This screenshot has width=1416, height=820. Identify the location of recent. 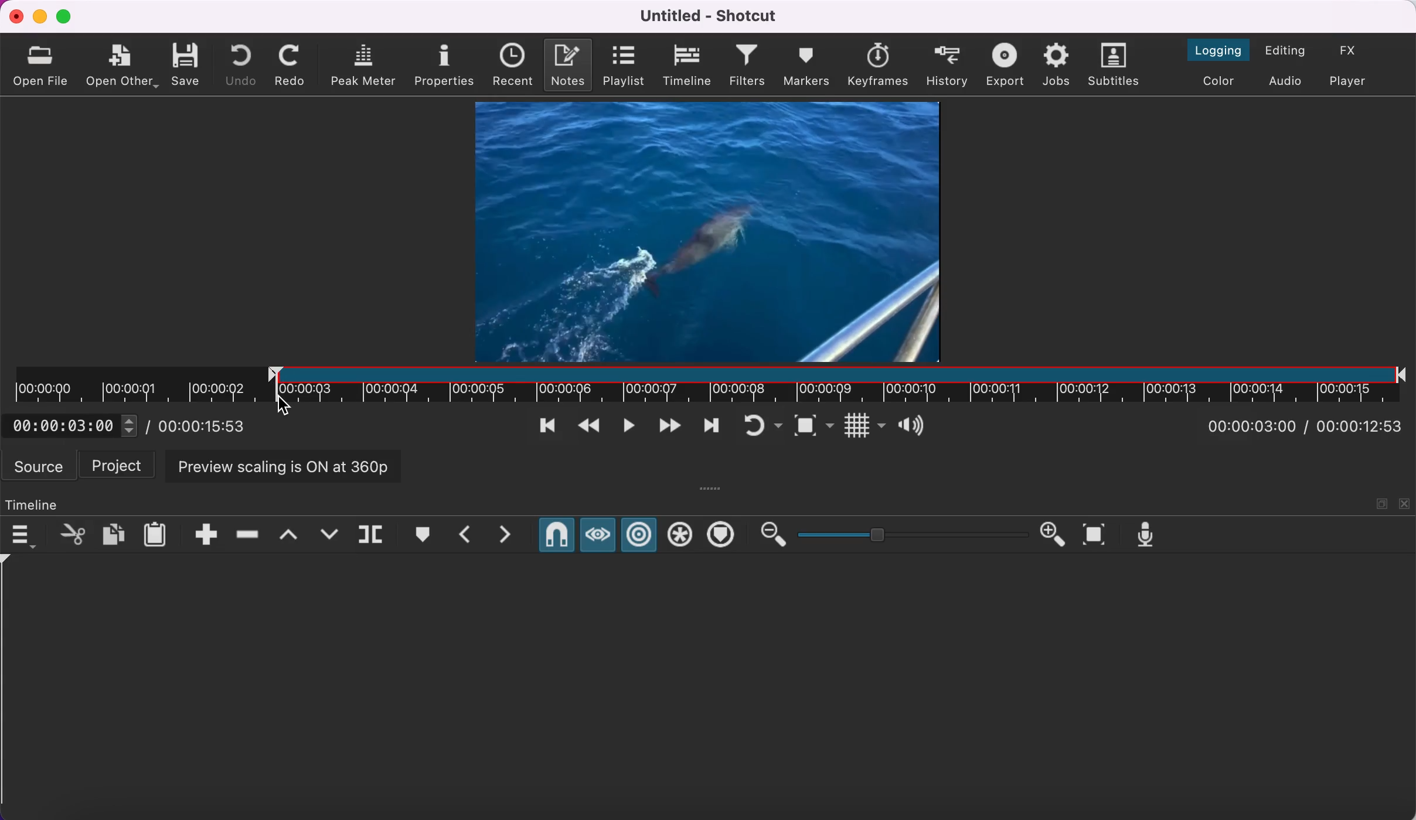
(514, 65).